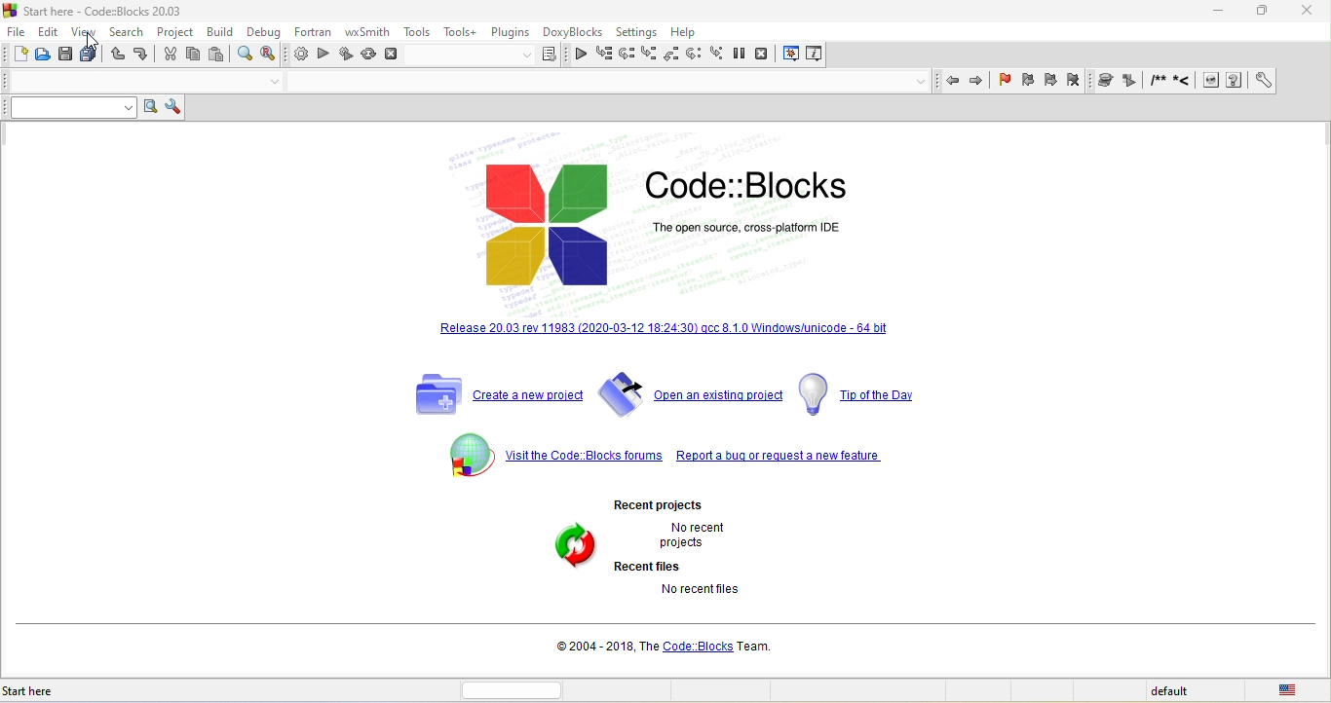 The height and width of the screenshot is (703, 1331). Describe the element at coordinates (569, 547) in the screenshot. I see `recent file and project` at that location.